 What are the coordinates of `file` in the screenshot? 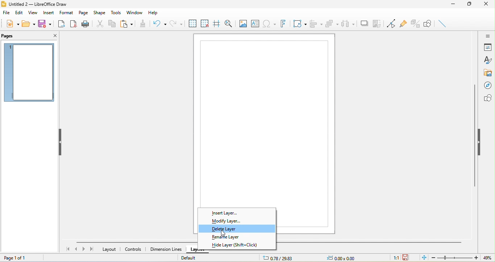 It's located at (7, 12).